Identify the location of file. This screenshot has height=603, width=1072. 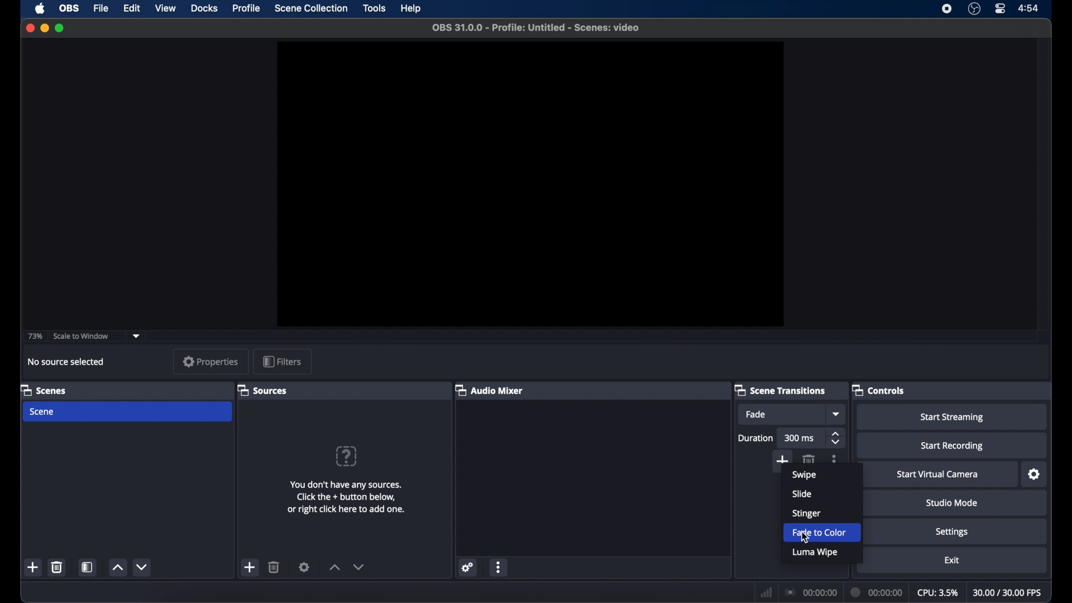
(103, 8).